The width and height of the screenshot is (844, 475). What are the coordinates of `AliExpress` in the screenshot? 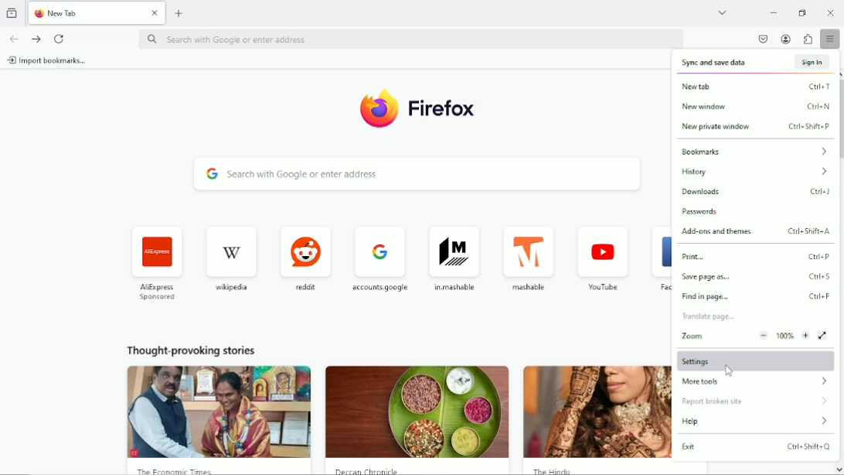 It's located at (156, 260).